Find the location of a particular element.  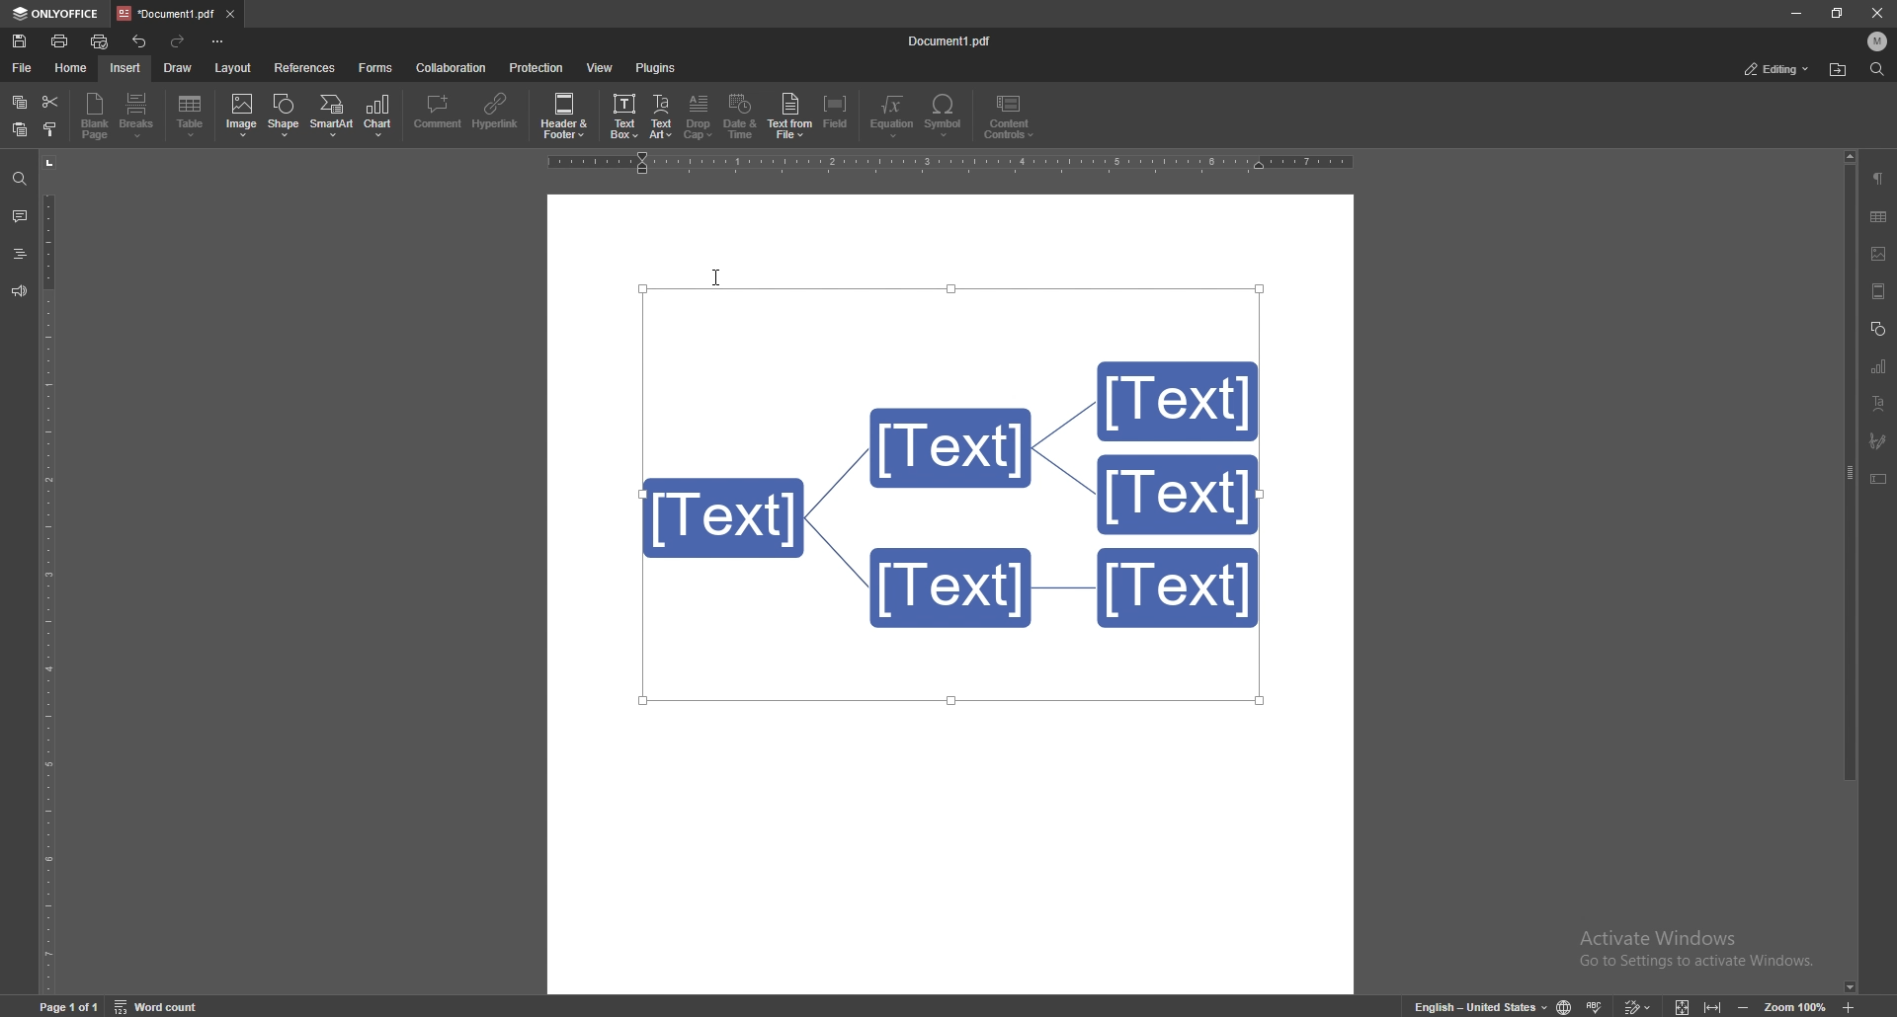

text art is located at coordinates (663, 117).